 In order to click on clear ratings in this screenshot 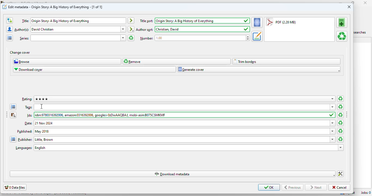, I will do `click(340, 99)`.